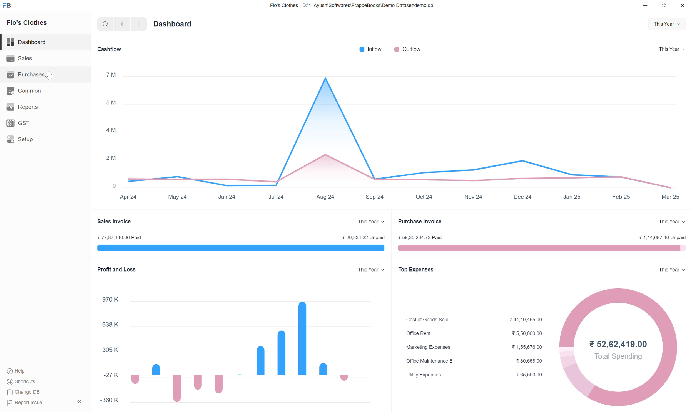  I want to click on Oct 24, so click(426, 197).